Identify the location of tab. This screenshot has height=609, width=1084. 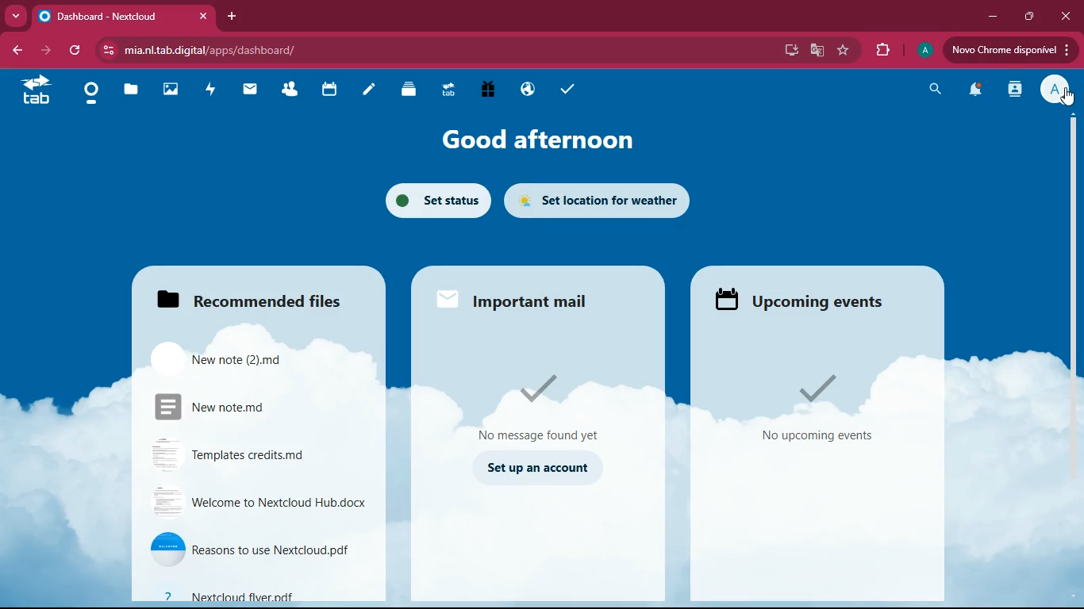
(447, 92).